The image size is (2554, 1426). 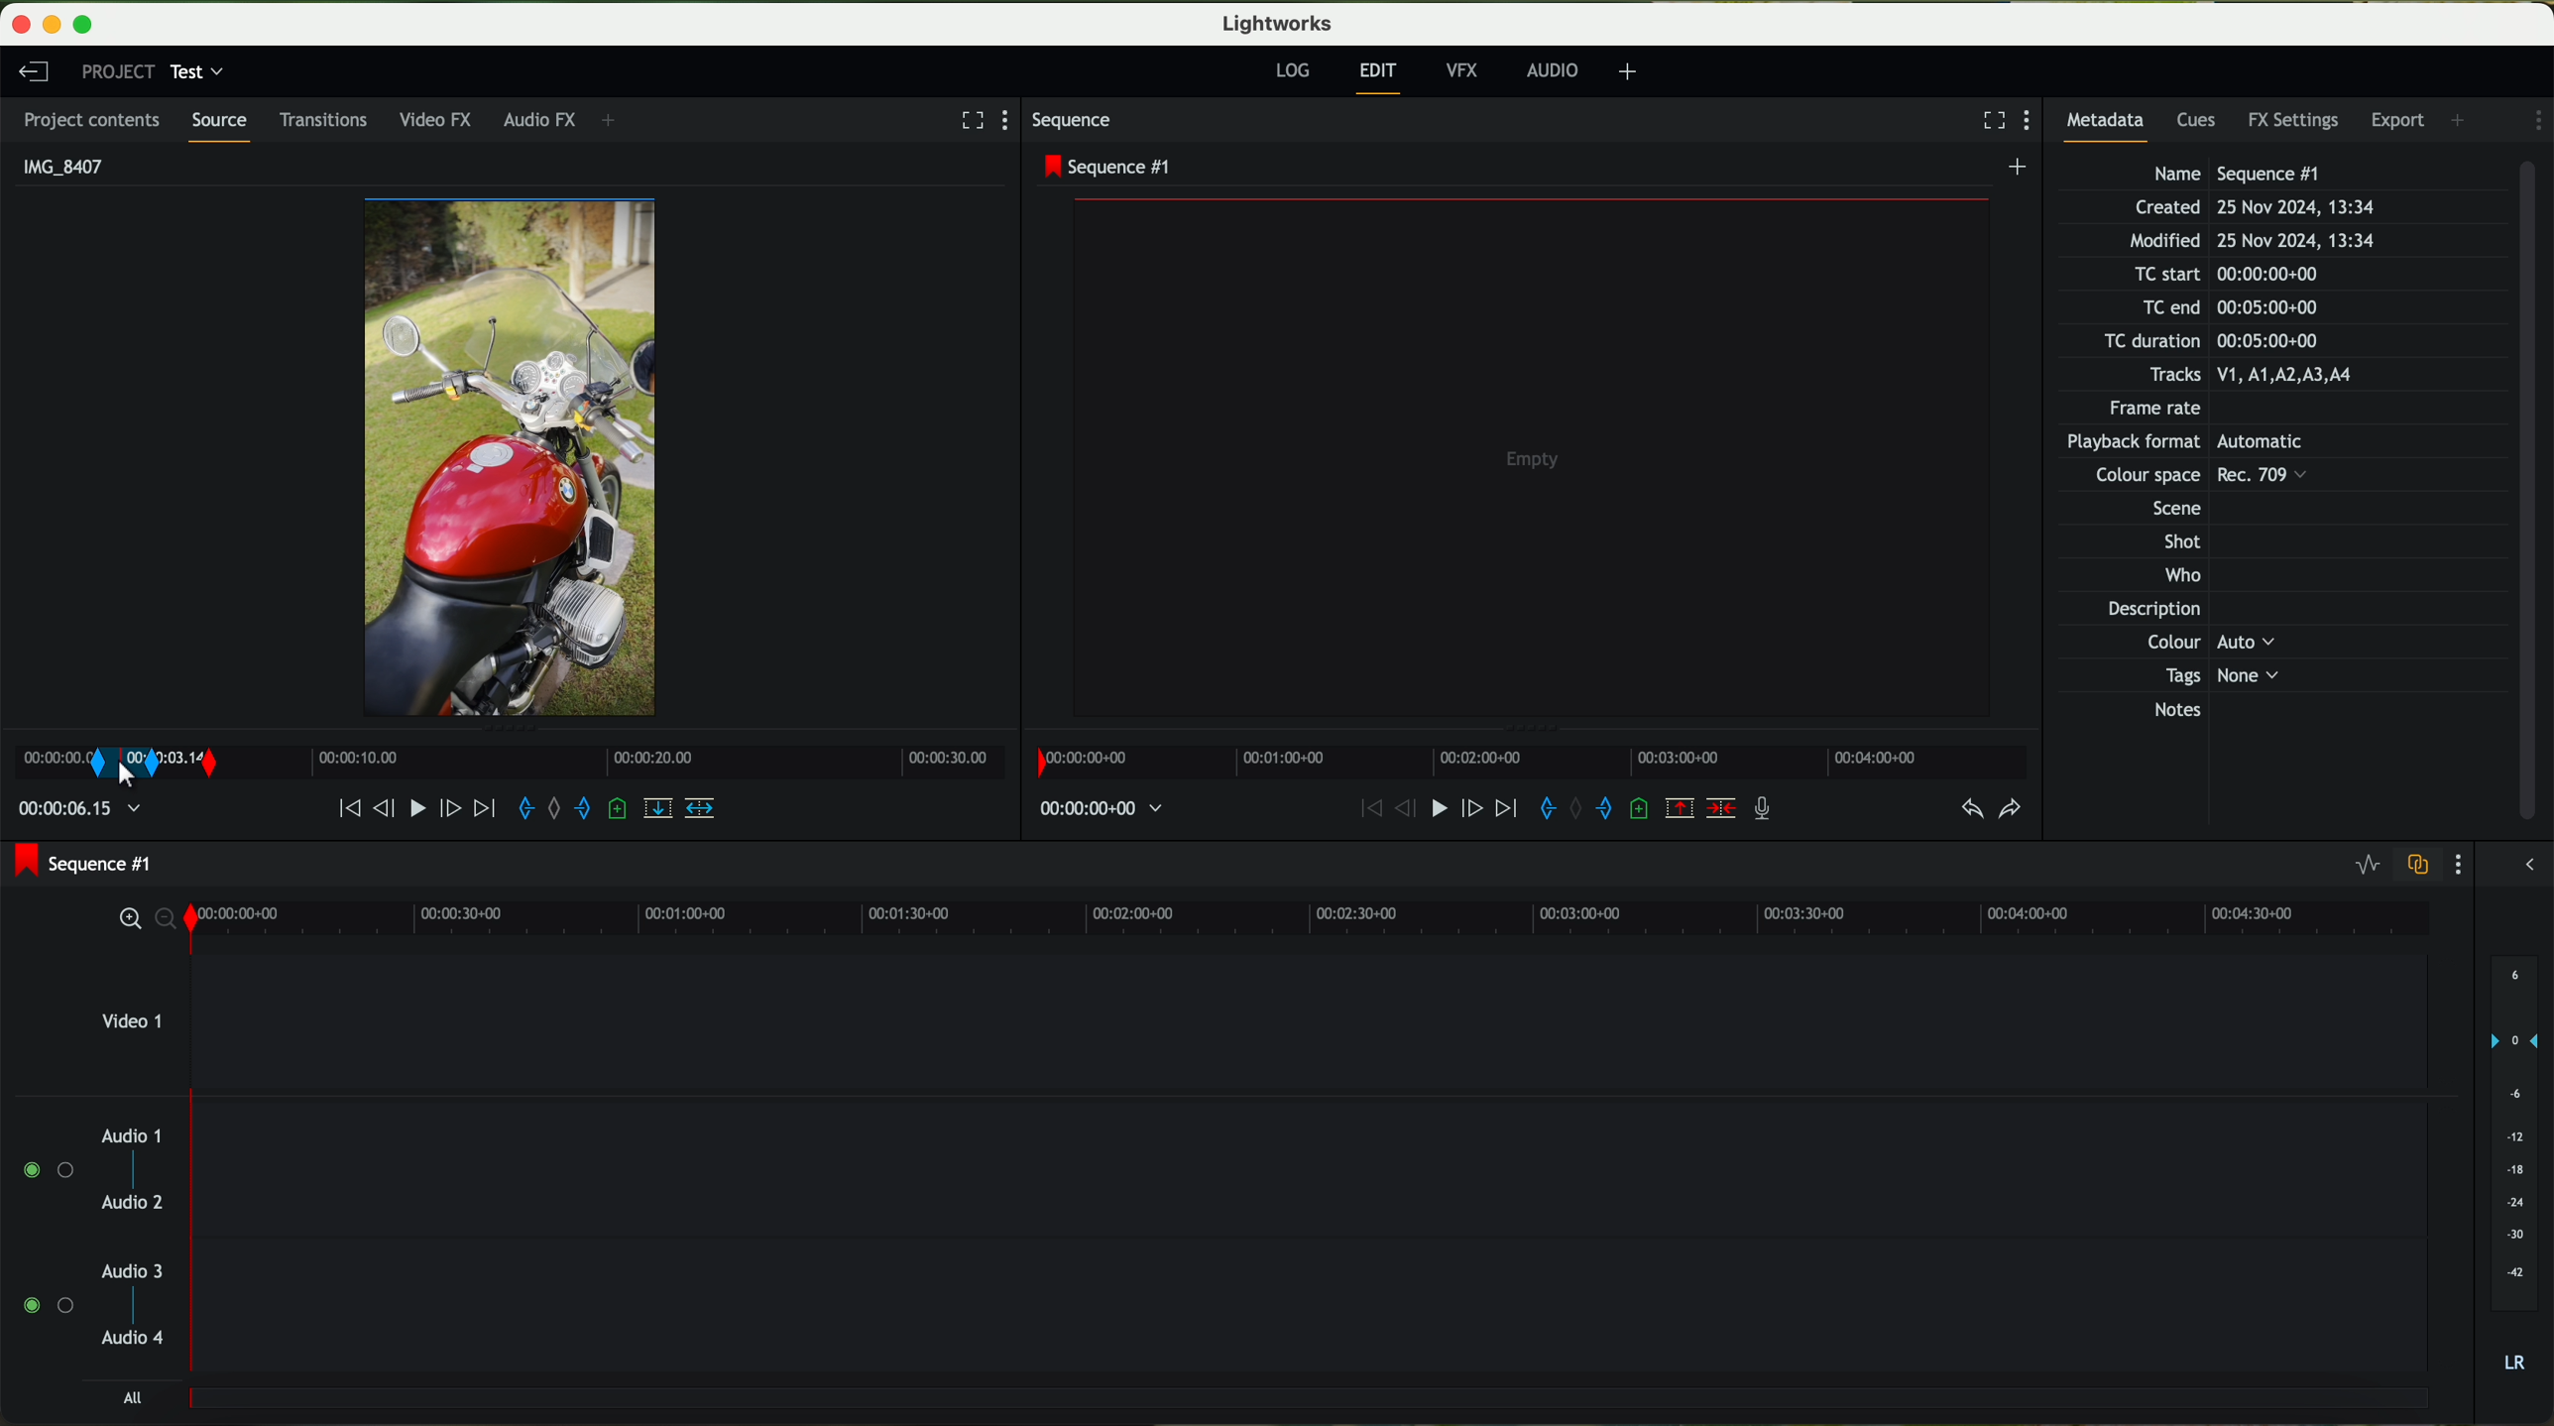 What do you see at coordinates (484, 809) in the screenshot?
I see `move foward` at bounding box center [484, 809].